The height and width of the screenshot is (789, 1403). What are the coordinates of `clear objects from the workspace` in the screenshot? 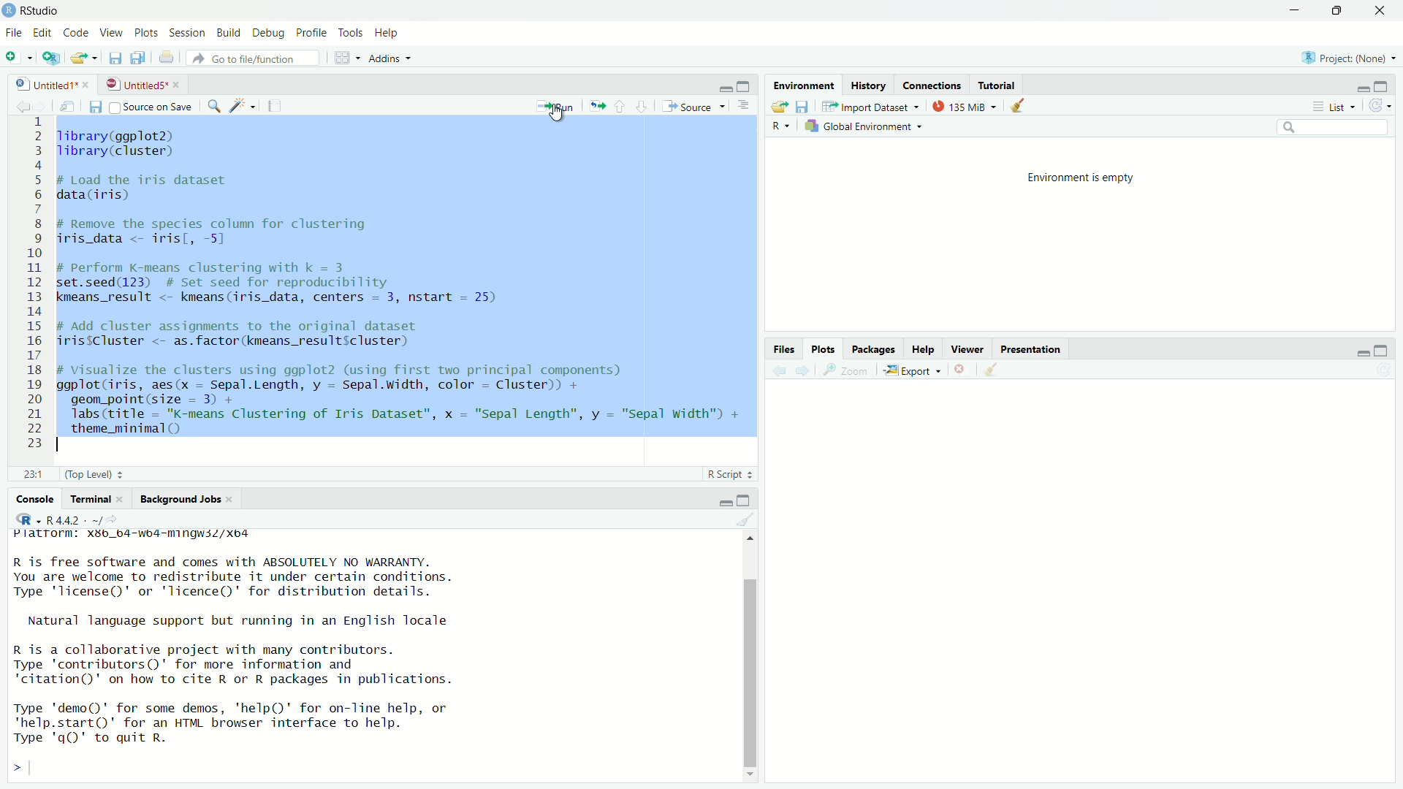 It's located at (1016, 106).